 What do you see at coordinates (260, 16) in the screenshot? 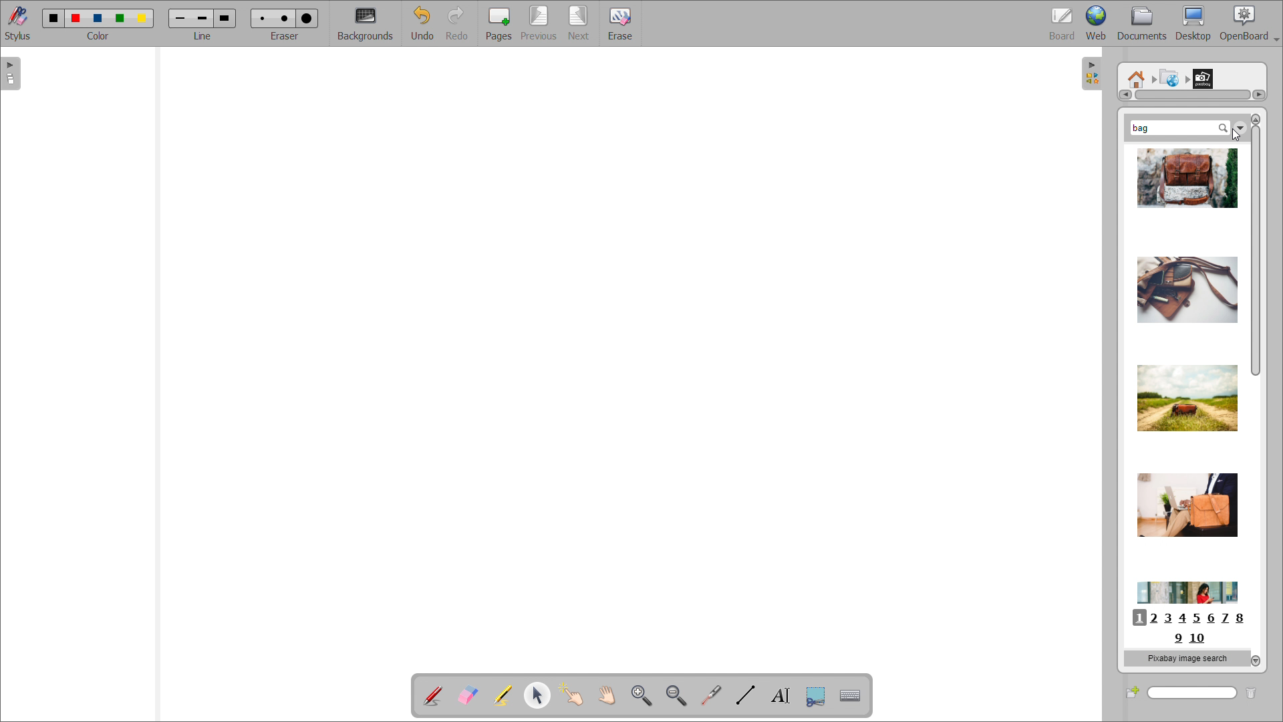
I see `Small erase` at bounding box center [260, 16].